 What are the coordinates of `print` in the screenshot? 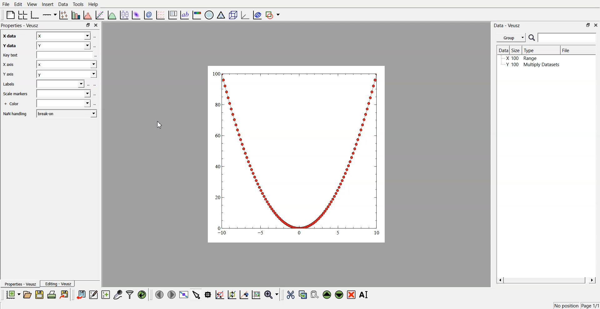 It's located at (53, 294).